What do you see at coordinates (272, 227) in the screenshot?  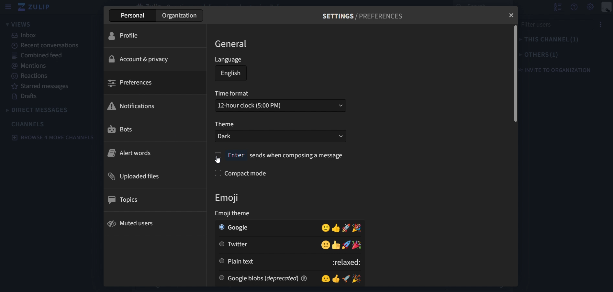 I see `Google` at bounding box center [272, 227].